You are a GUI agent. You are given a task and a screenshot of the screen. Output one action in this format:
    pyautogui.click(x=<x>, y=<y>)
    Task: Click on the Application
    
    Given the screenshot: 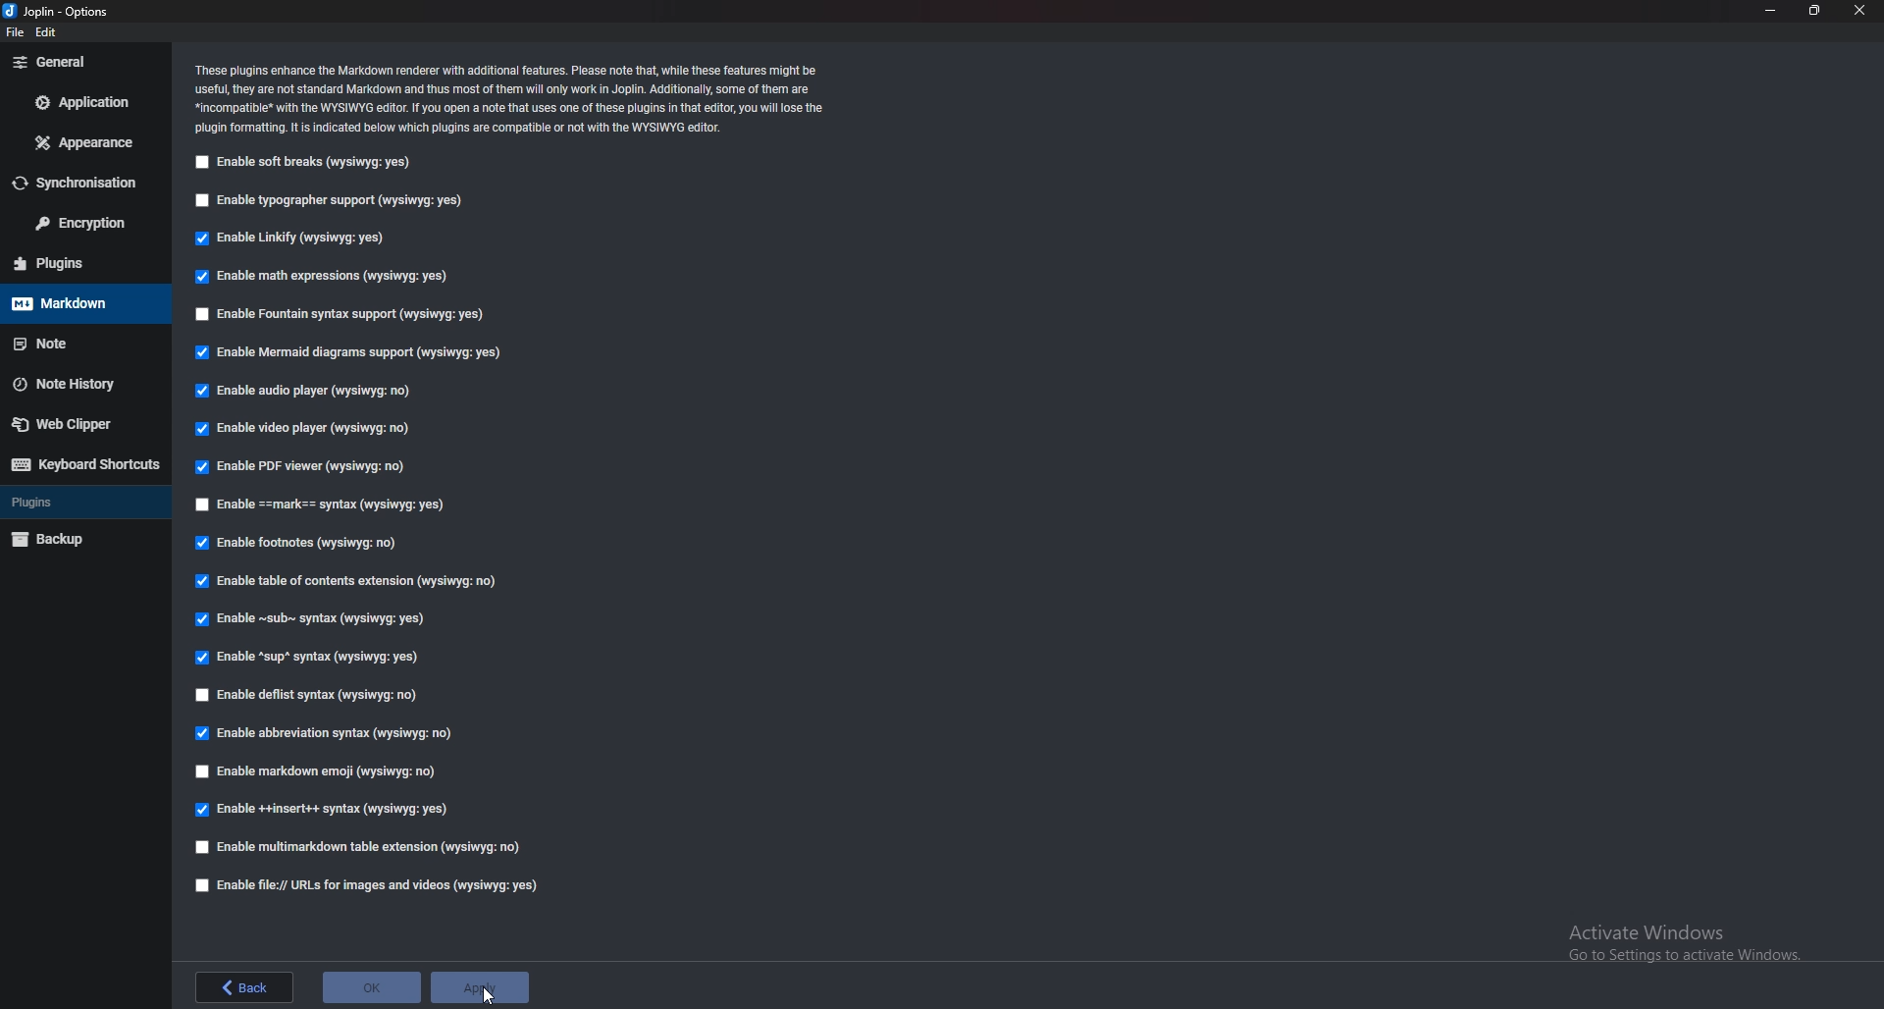 What is the action you would take?
    pyautogui.click(x=90, y=102)
    